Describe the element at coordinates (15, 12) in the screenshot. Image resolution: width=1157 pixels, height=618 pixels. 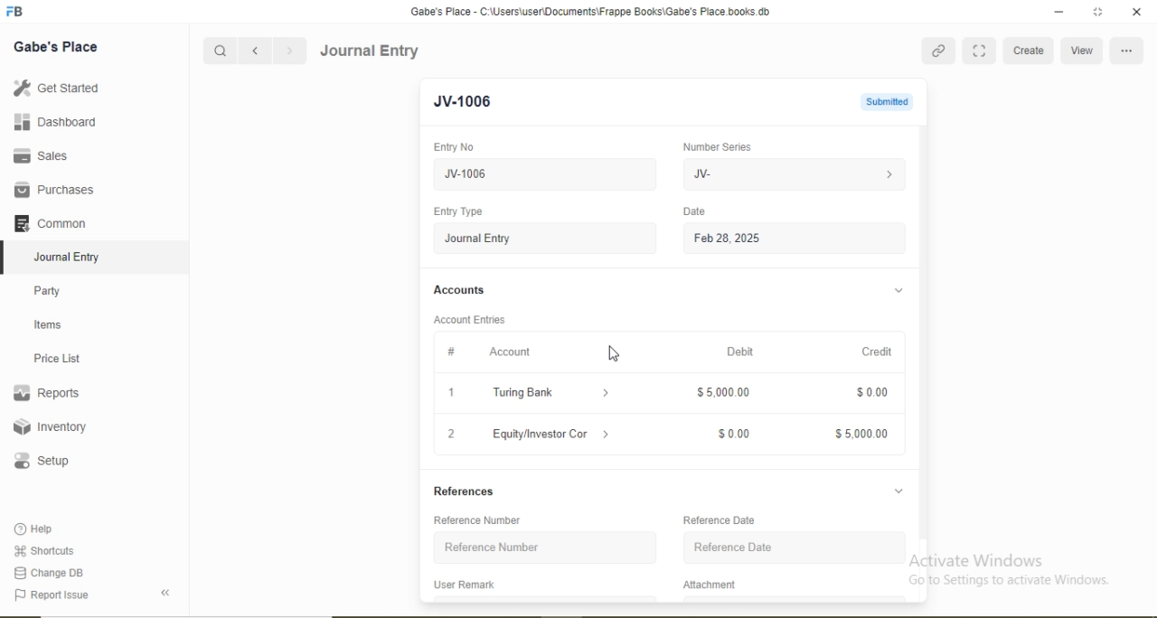
I see `Logo` at that location.